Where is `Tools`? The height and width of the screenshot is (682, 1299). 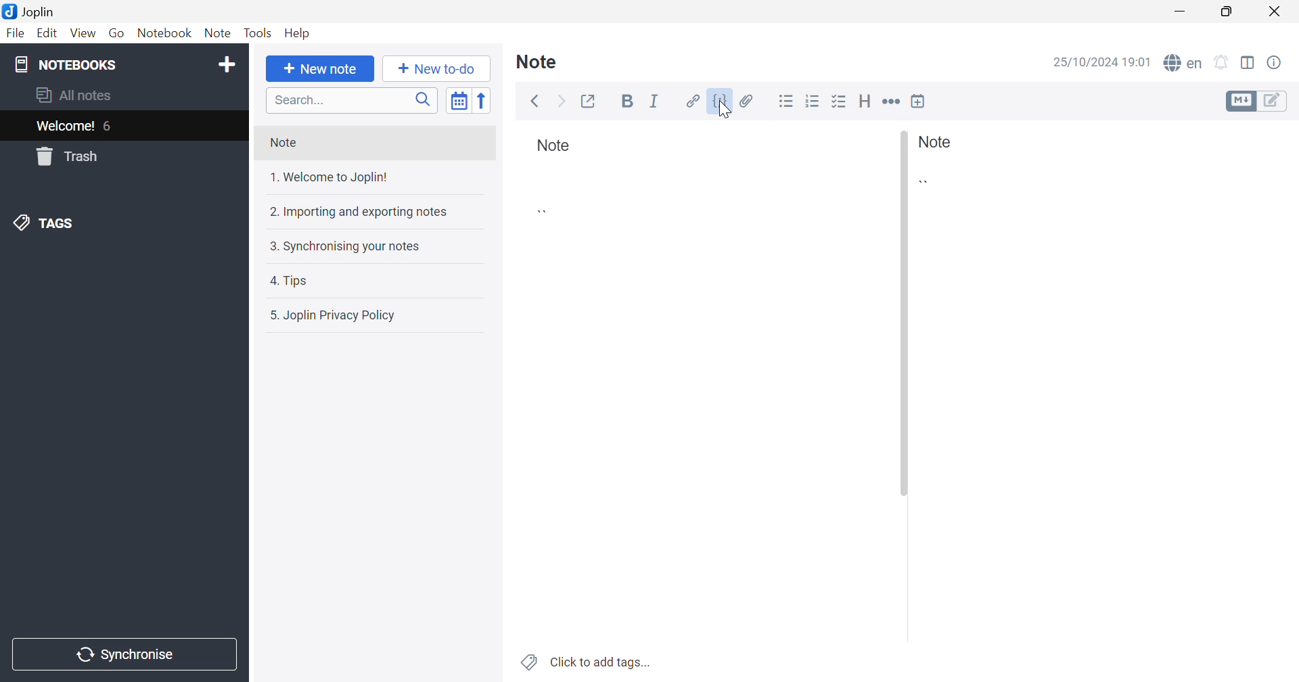
Tools is located at coordinates (258, 32).